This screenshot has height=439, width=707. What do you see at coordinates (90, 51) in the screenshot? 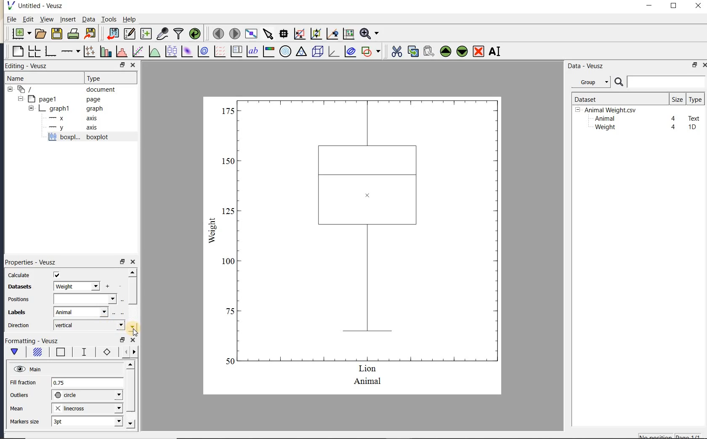
I see `plot points with lines and errorbars` at bounding box center [90, 51].